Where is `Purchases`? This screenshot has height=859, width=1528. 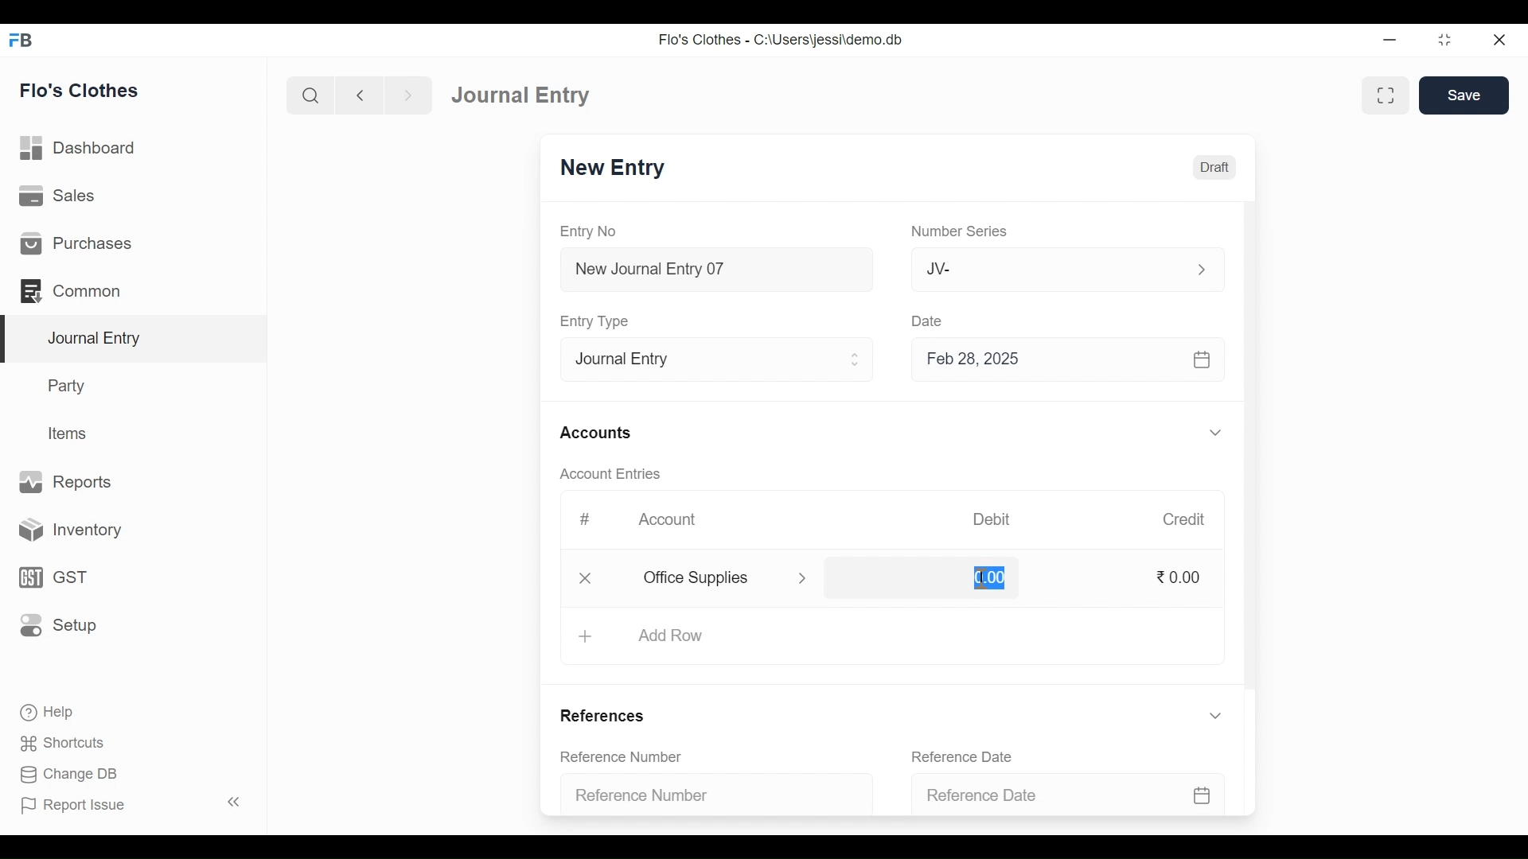 Purchases is located at coordinates (76, 243).